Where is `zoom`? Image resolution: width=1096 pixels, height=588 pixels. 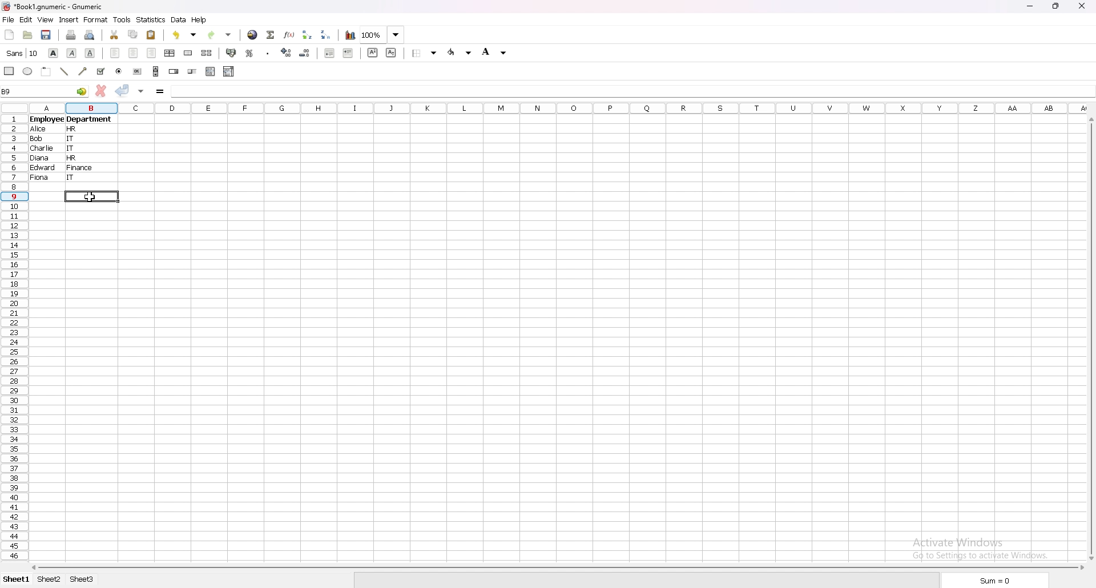 zoom is located at coordinates (382, 35).